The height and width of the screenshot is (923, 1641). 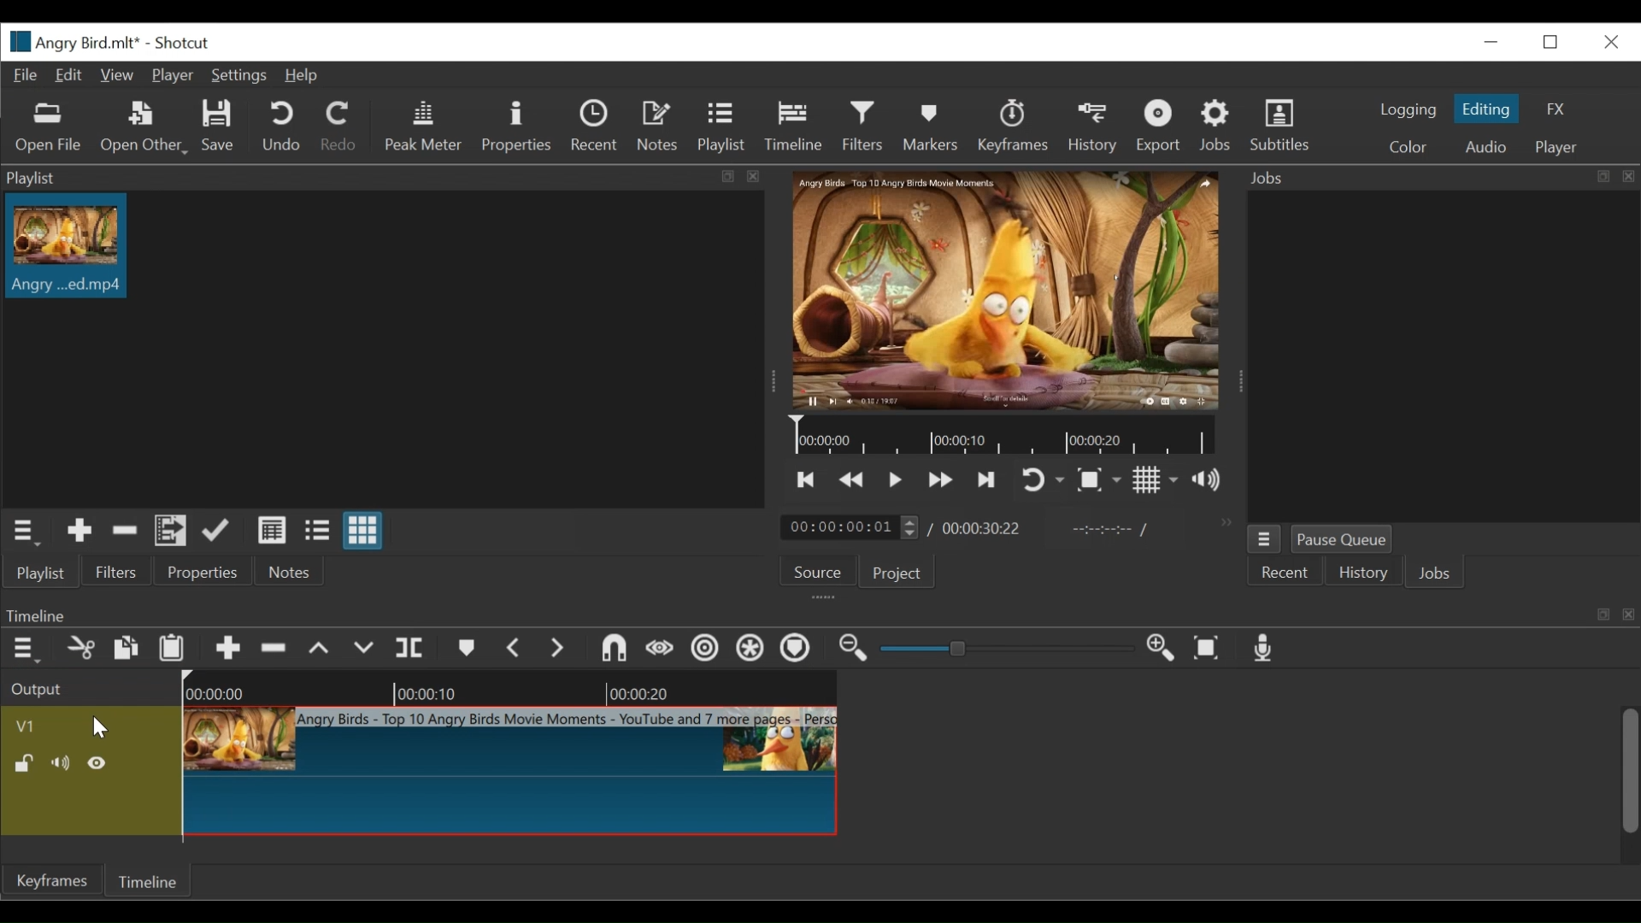 I want to click on Add the source to the playlist, so click(x=78, y=533).